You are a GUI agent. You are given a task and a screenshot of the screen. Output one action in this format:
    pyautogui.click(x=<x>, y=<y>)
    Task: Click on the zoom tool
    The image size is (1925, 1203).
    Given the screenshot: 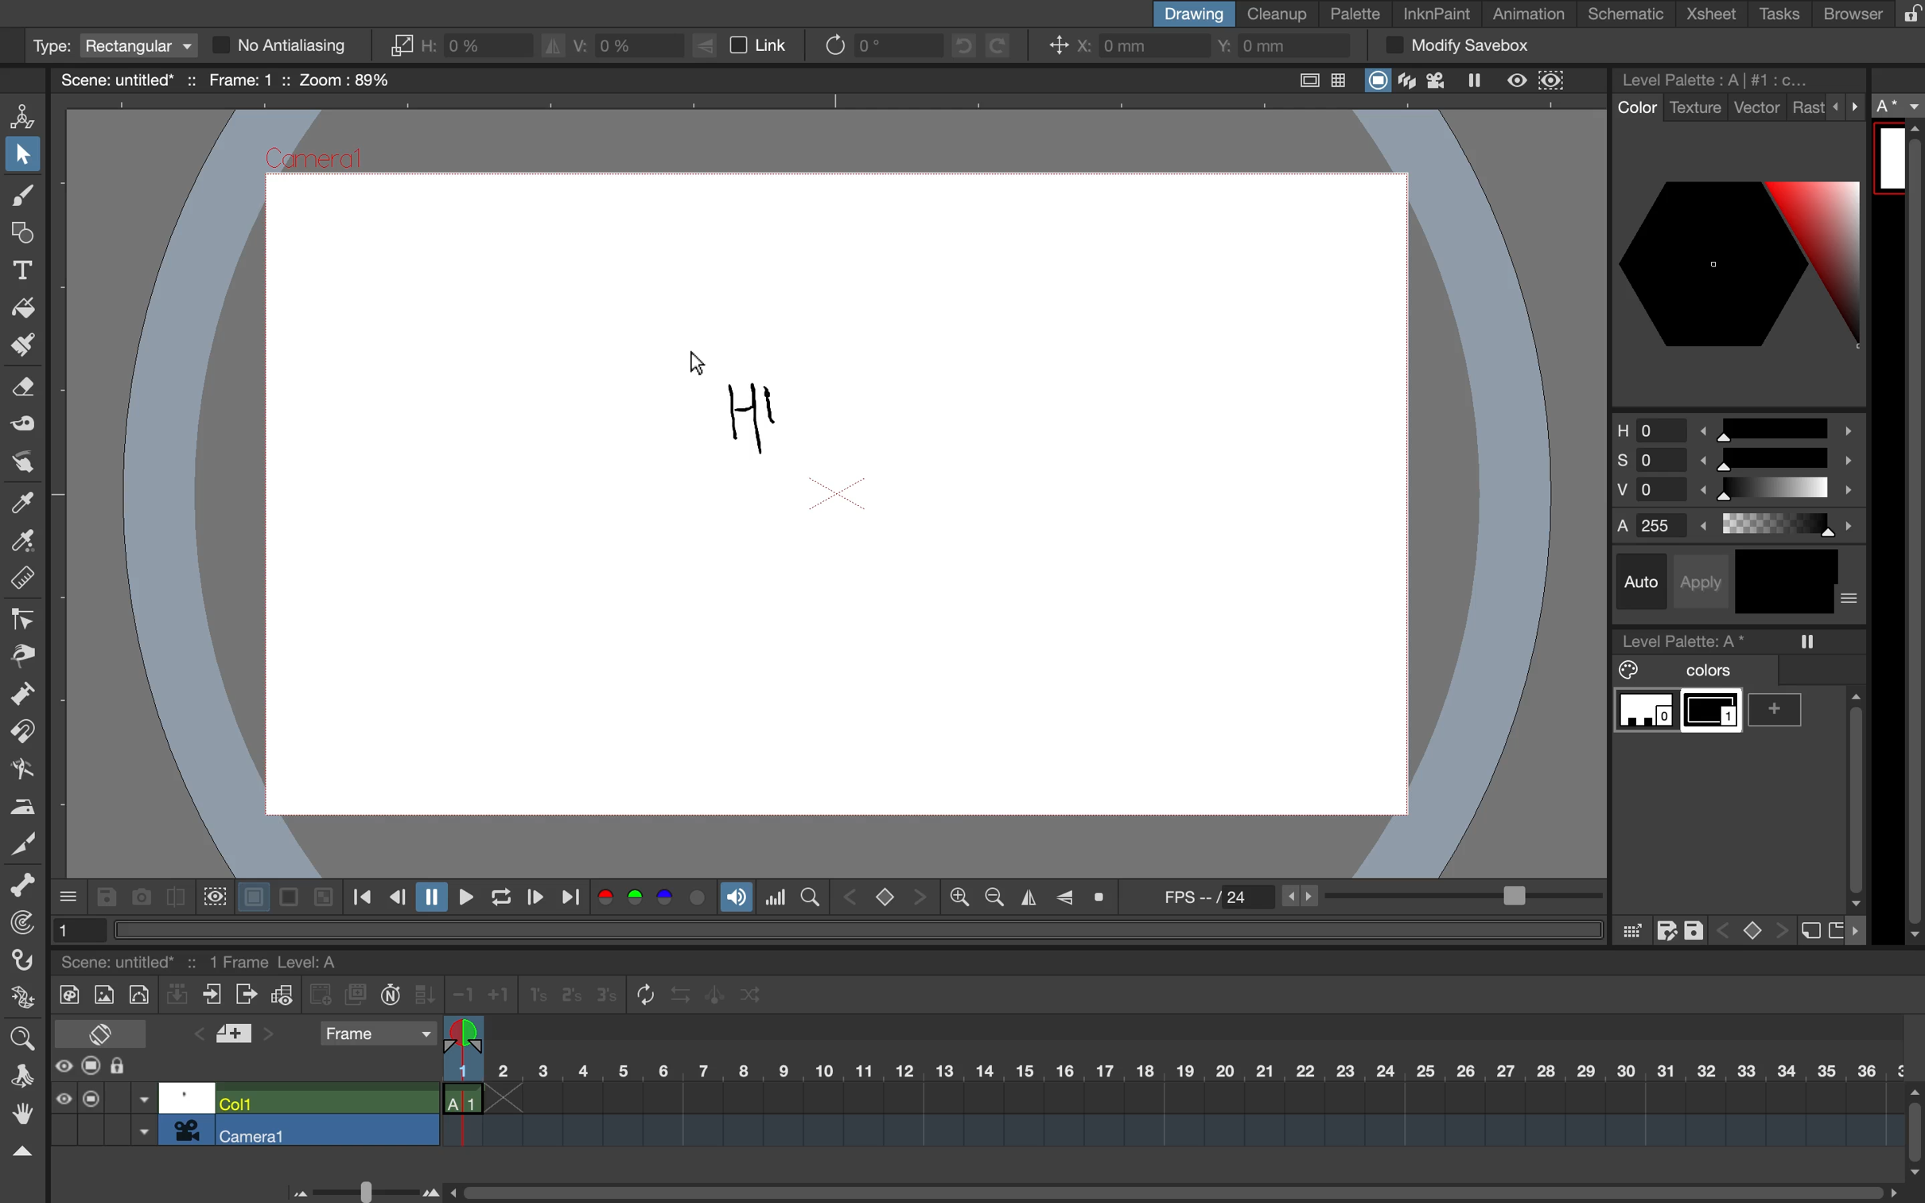 What is the action you would take?
    pyautogui.click(x=21, y=1036)
    